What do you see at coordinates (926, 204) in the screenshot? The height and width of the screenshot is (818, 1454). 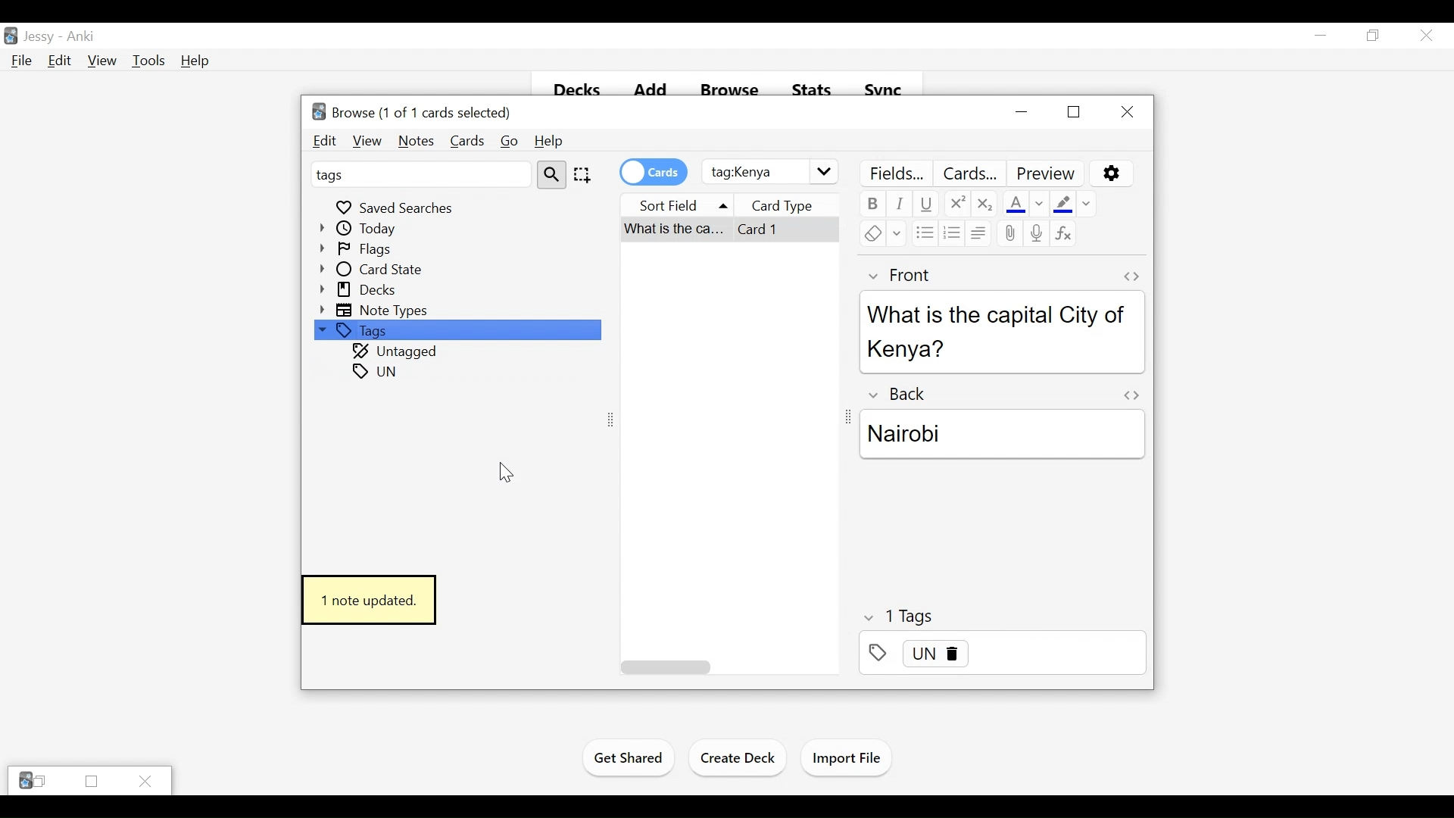 I see `Underline` at bounding box center [926, 204].